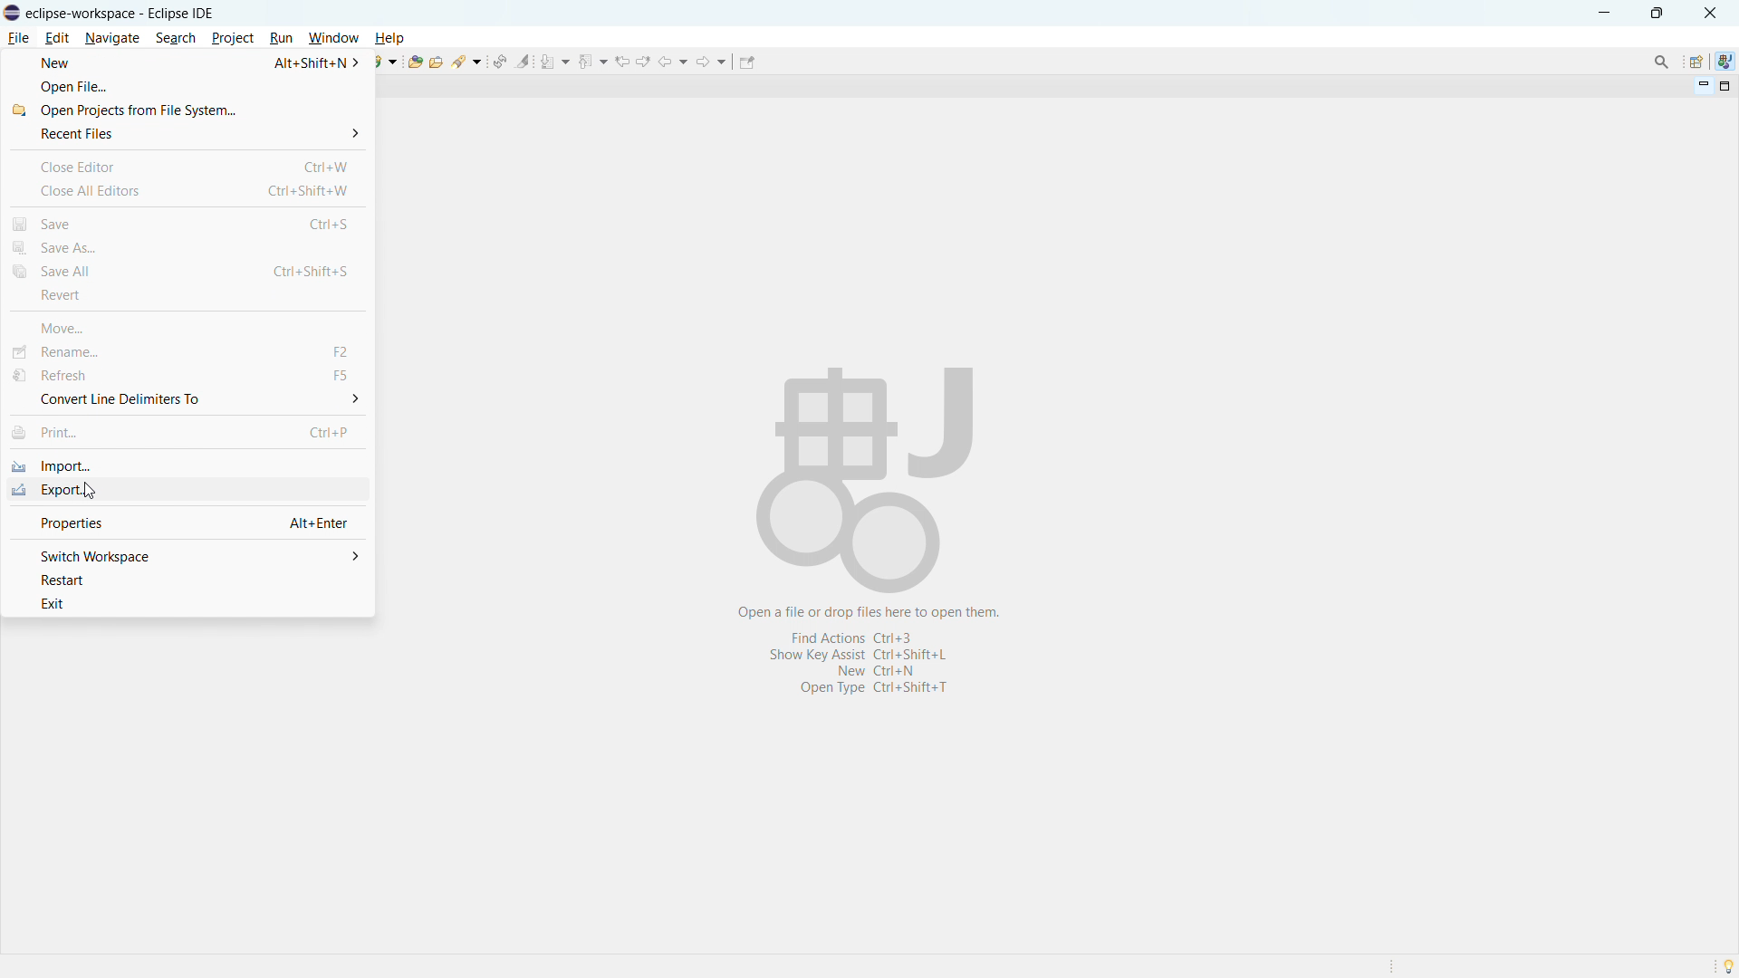  Describe the element at coordinates (524, 61) in the screenshot. I see `toggle ant mark occurances` at that location.